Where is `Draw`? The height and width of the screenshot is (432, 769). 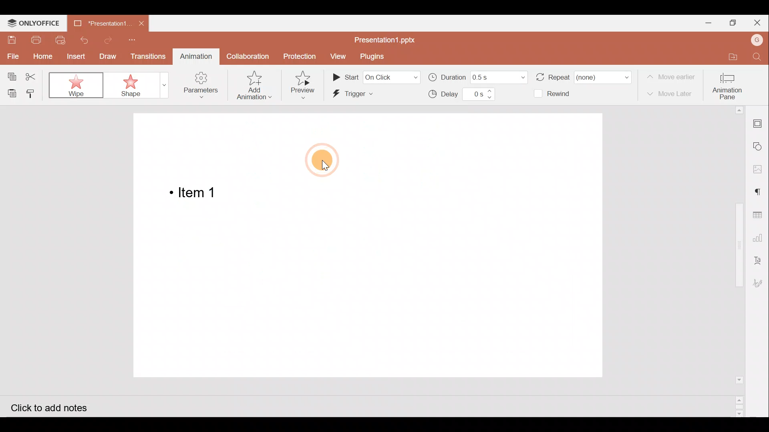
Draw is located at coordinates (106, 56).